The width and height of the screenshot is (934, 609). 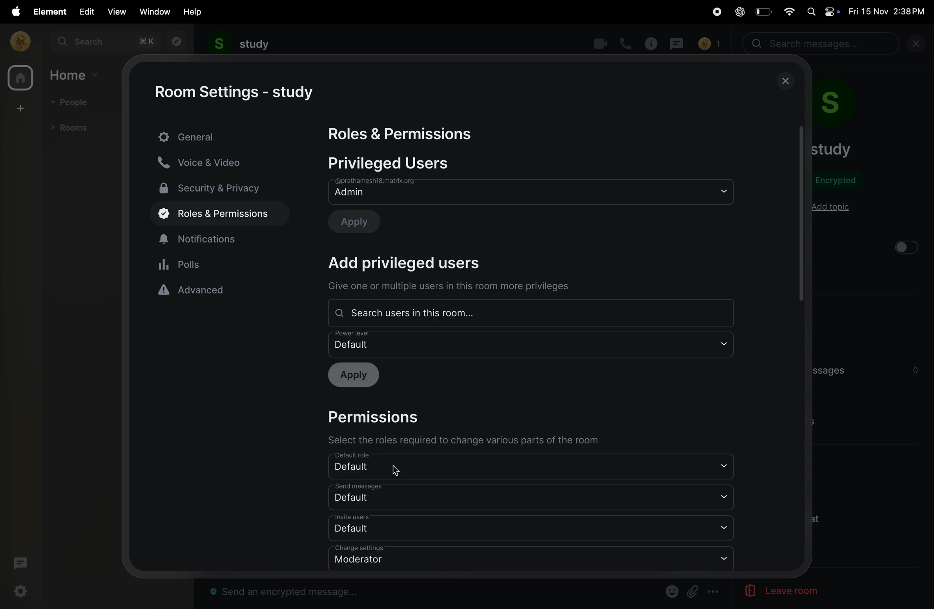 What do you see at coordinates (693, 591) in the screenshot?
I see `` at bounding box center [693, 591].